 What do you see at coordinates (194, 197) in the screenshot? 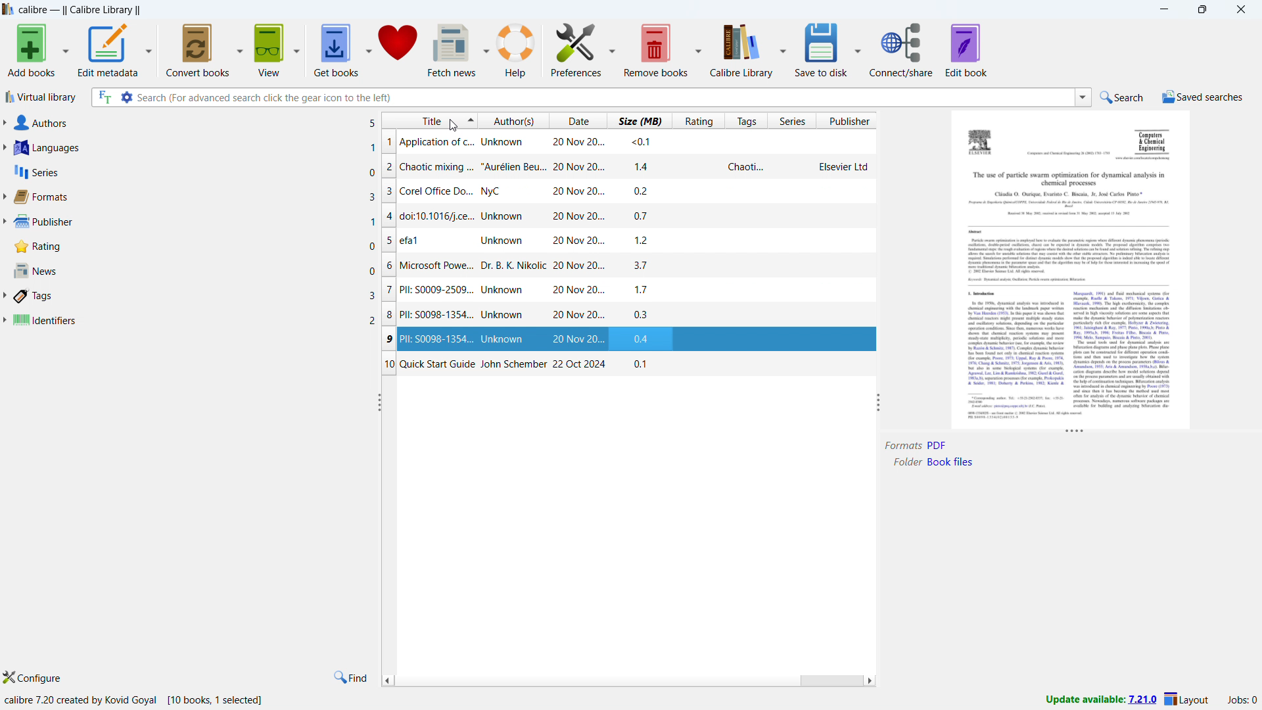
I see `formats` at bounding box center [194, 197].